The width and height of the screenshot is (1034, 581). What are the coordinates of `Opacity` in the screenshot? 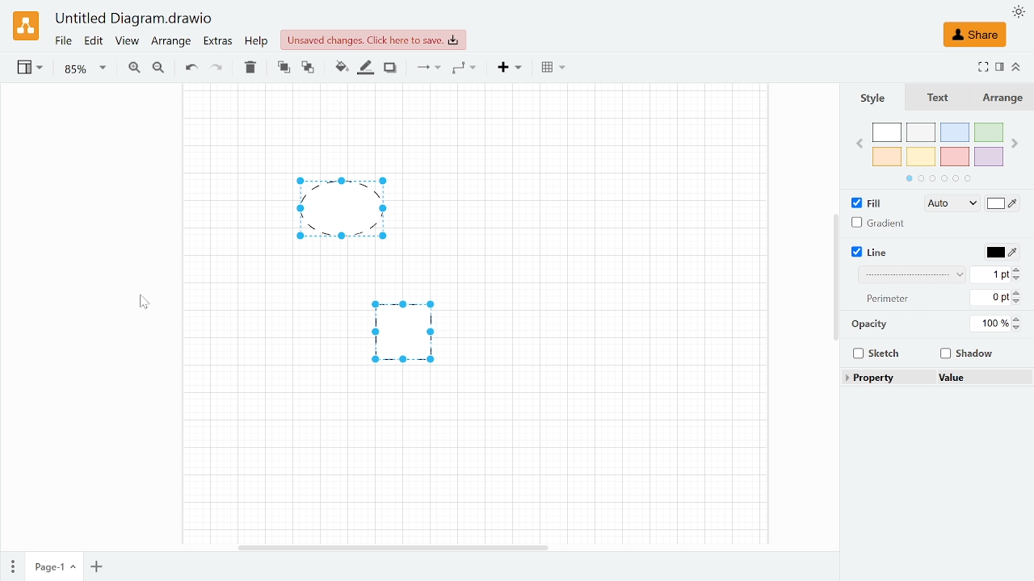 It's located at (990, 324).